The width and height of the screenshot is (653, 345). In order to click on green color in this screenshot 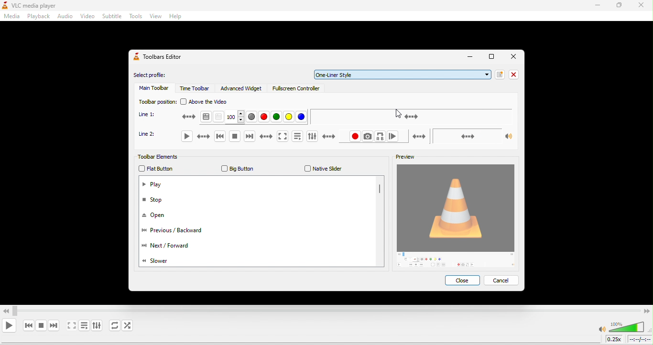, I will do `click(276, 117)`.